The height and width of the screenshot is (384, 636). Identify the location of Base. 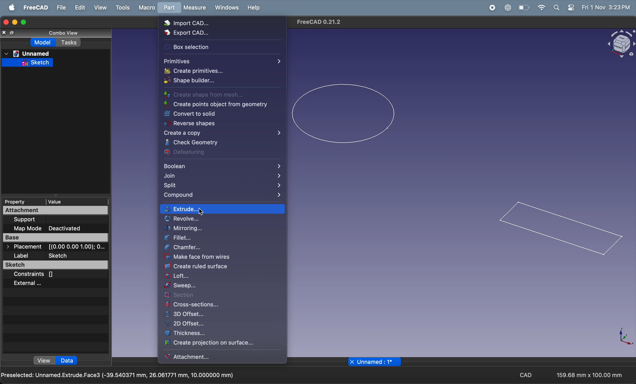
(55, 238).